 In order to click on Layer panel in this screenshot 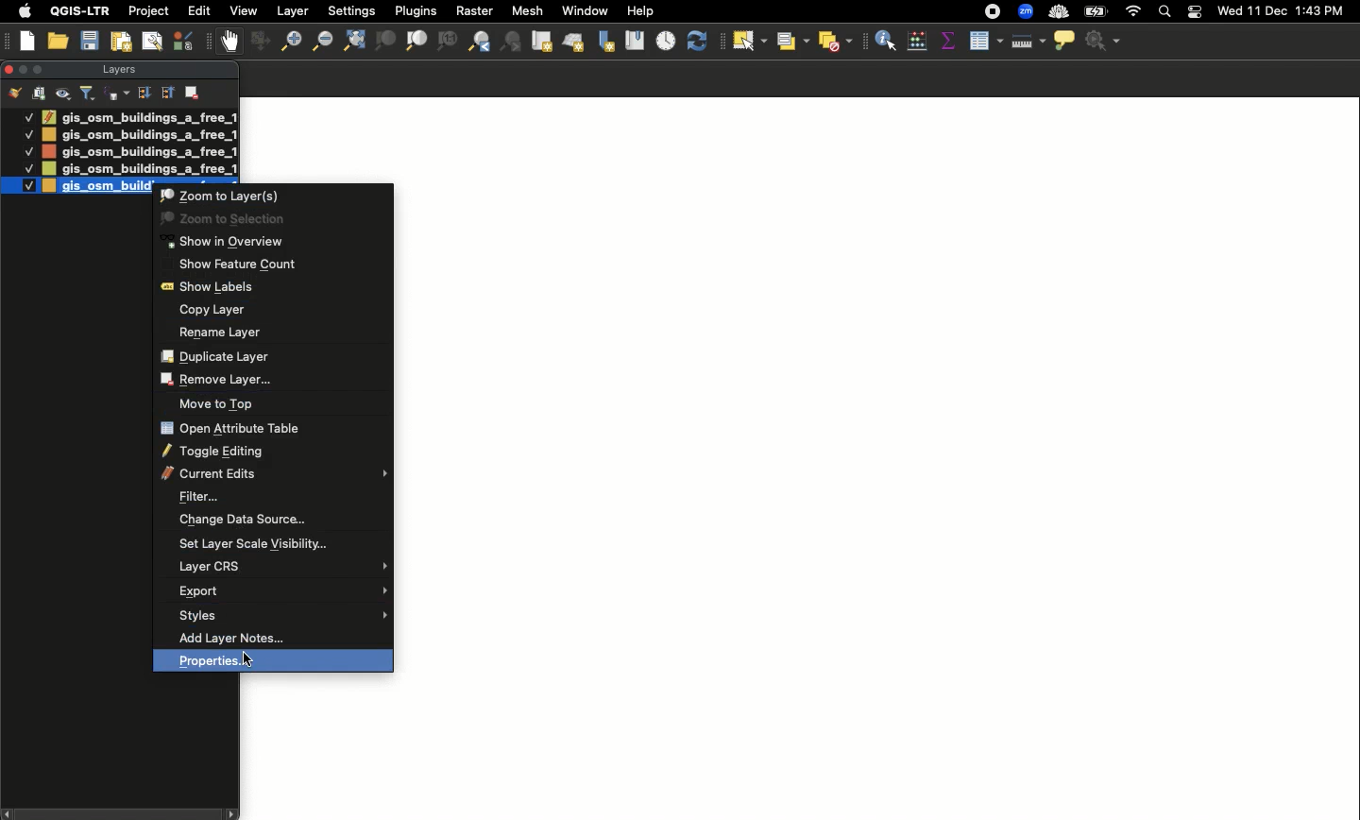, I will do `click(117, 71)`.